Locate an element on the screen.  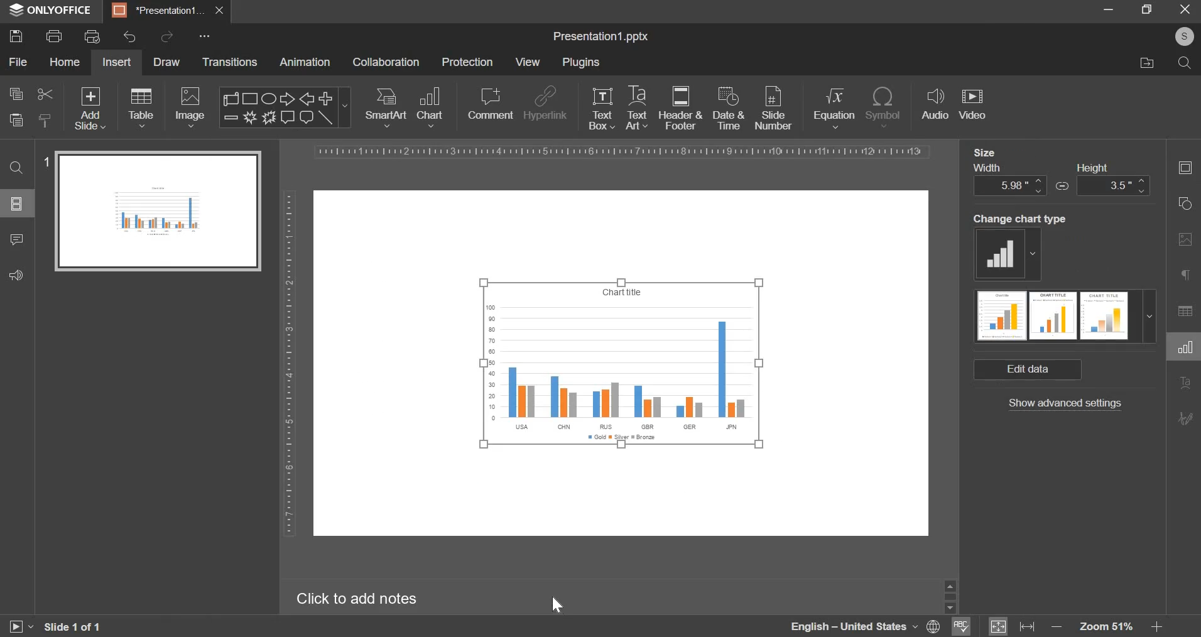
collaboration is located at coordinates (388, 63).